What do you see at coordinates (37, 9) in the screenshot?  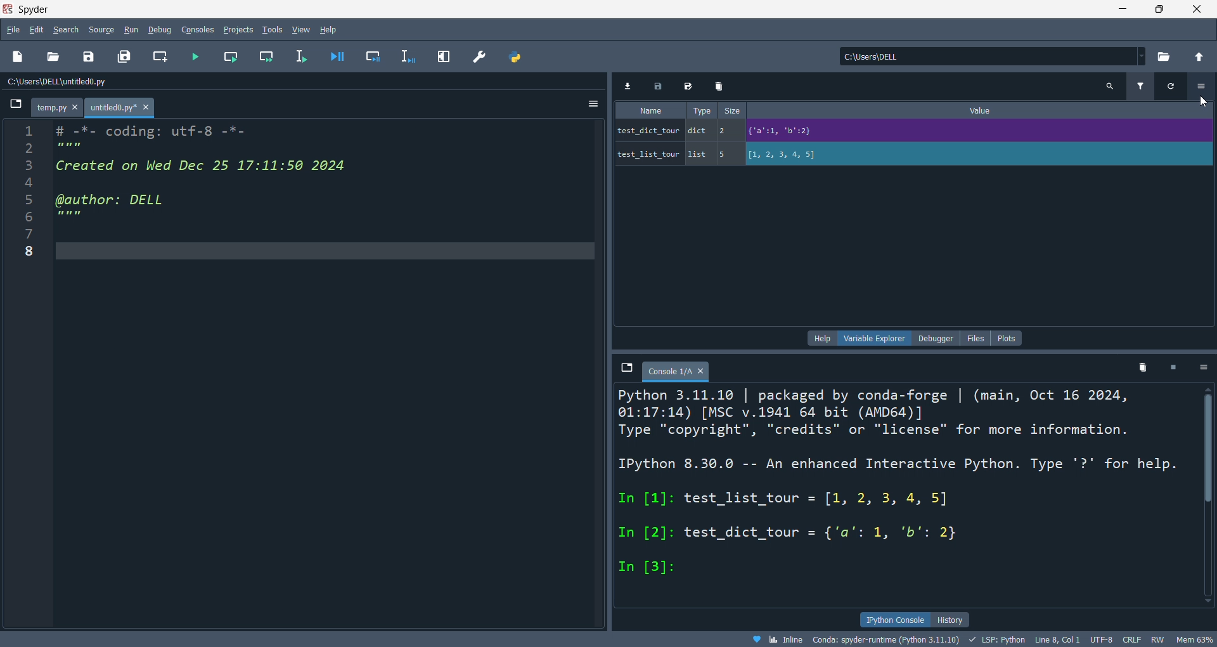 I see `SPYDER` at bounding box center [37, 9].